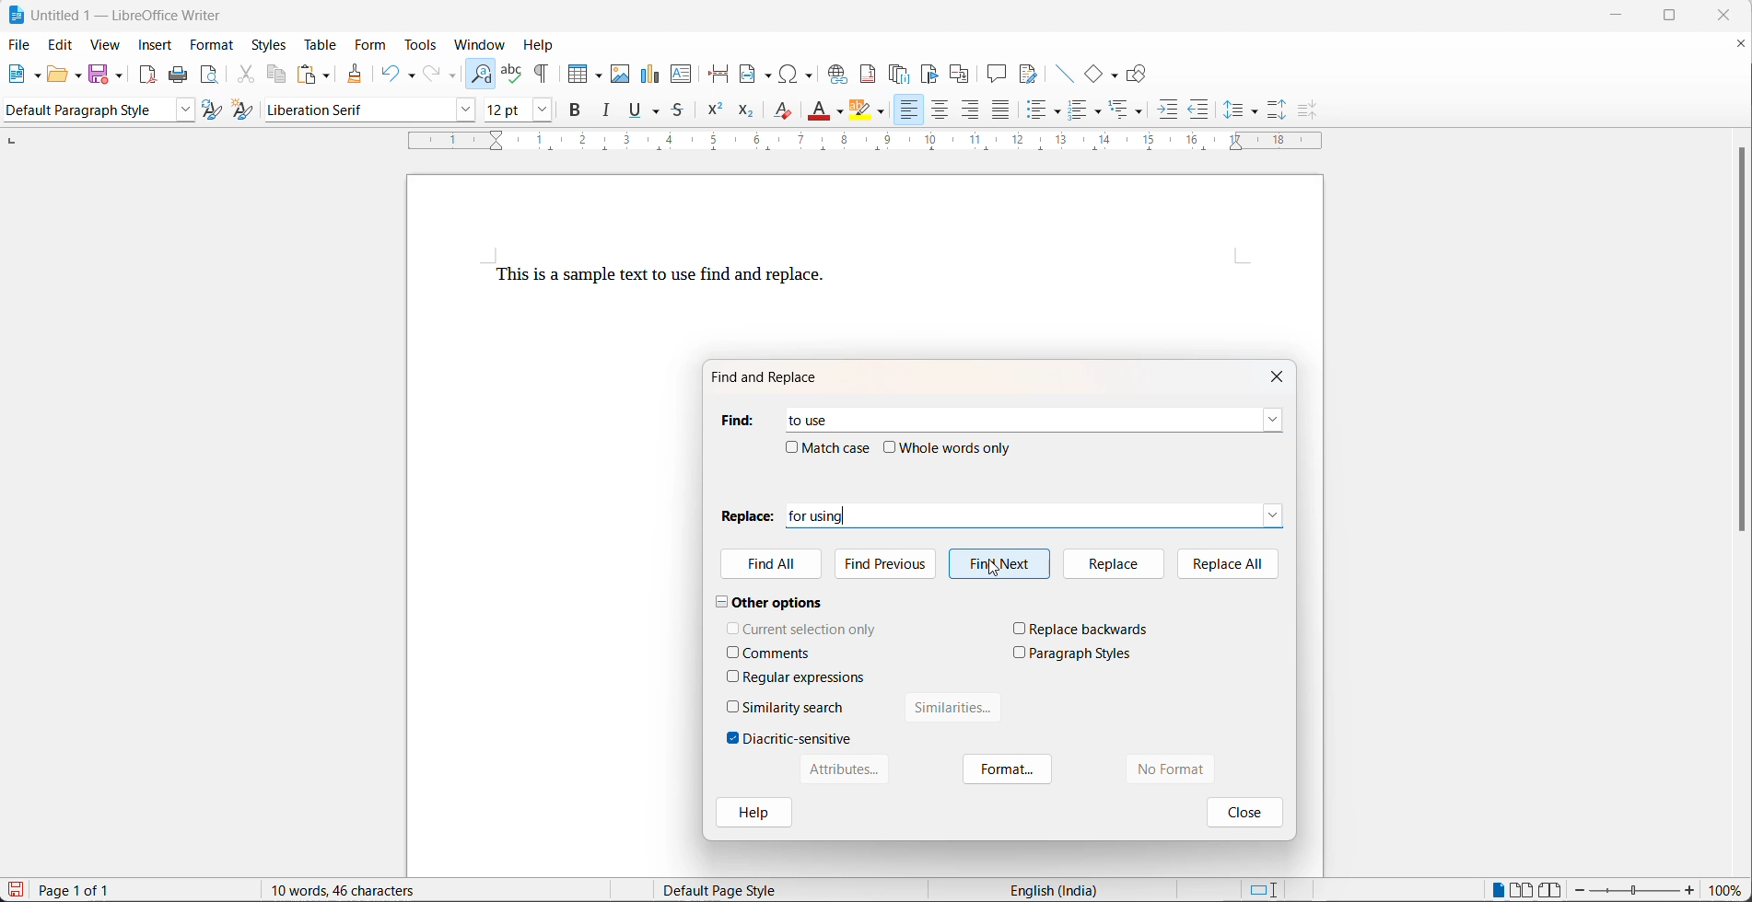 The height and width of the screenshot is (902, 1752). I want to click on export as pdf, so click(147, 74).